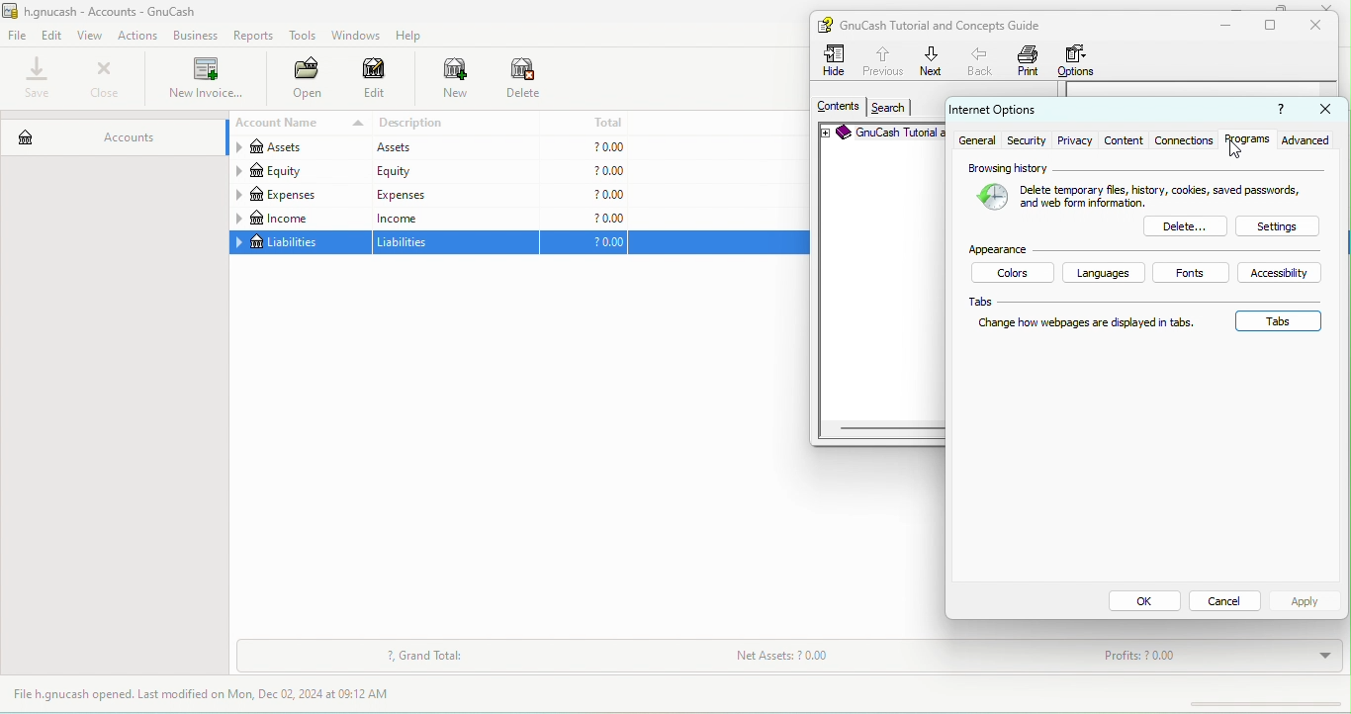 This screenshot has height=714, width=1351. What do you see at coordinates (844, 659) in the screenshot?
I see `net assets ?0.00` at bounding box center [844, 659].